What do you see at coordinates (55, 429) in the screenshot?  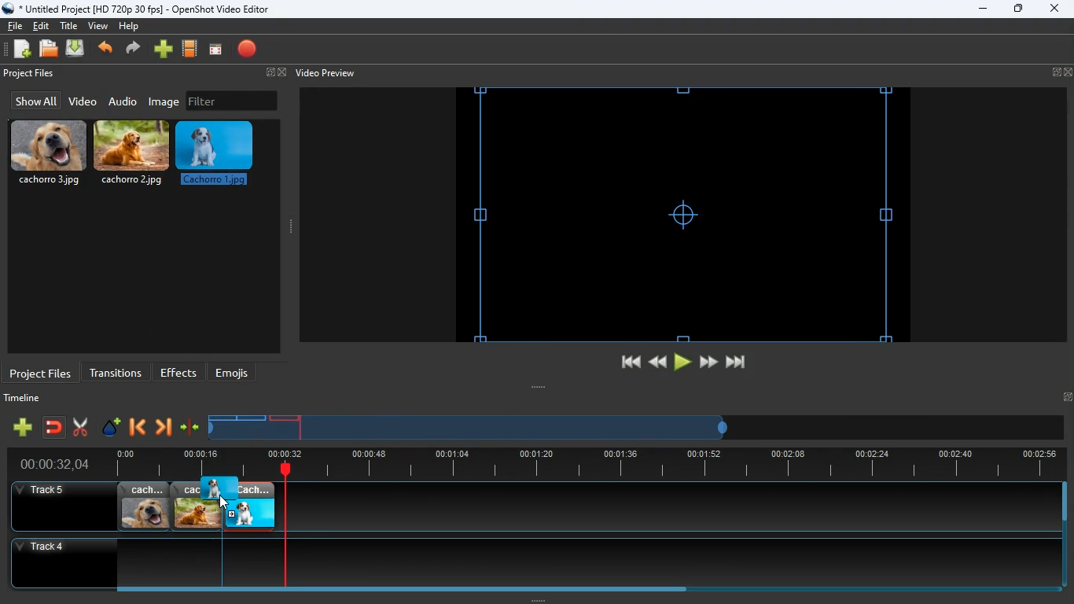 I see `join` at bounding box center [55, 429].